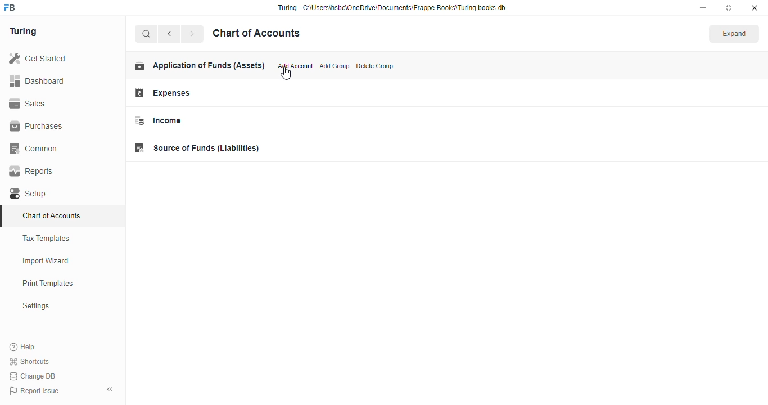 The width and height of the screenshot is (768, 405). I want to click on chart of accounts, so click(52, 215).